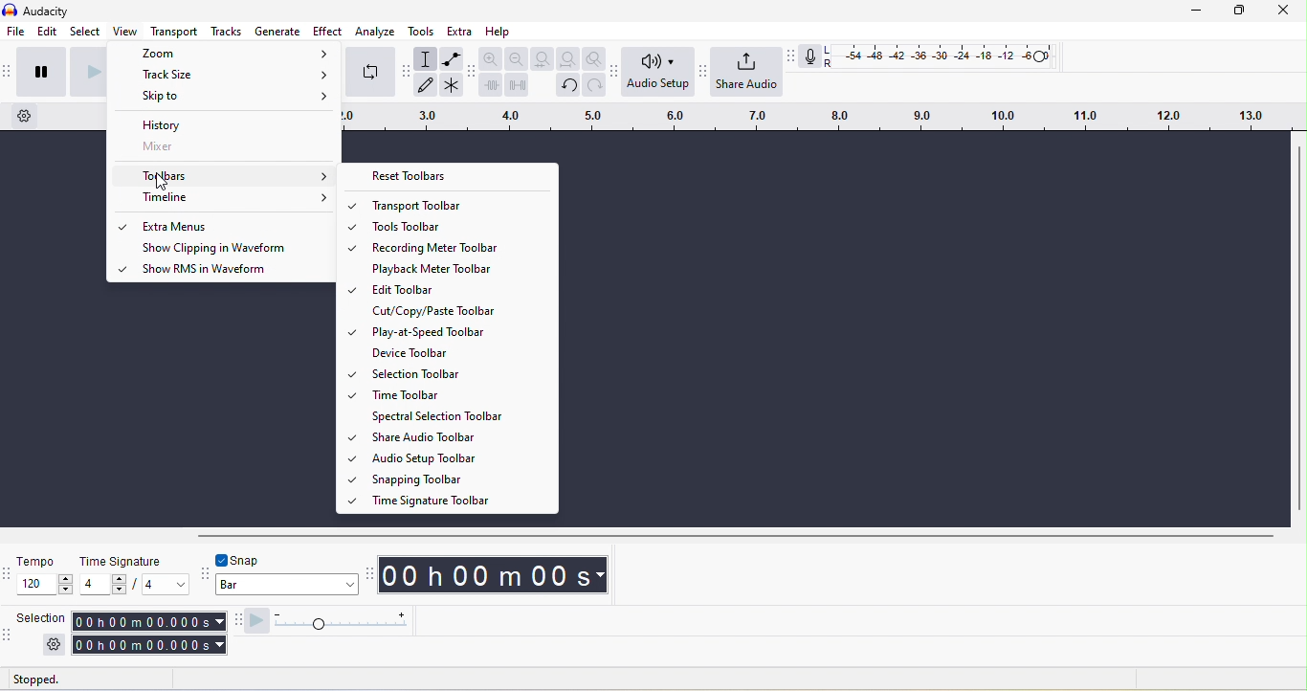 Image resolution: width=1307 pixels, height=691 pixels. What do you see at coordinates (103, 584) in the screenshot?
I see `set time signature` at bounding box center [103, 584].